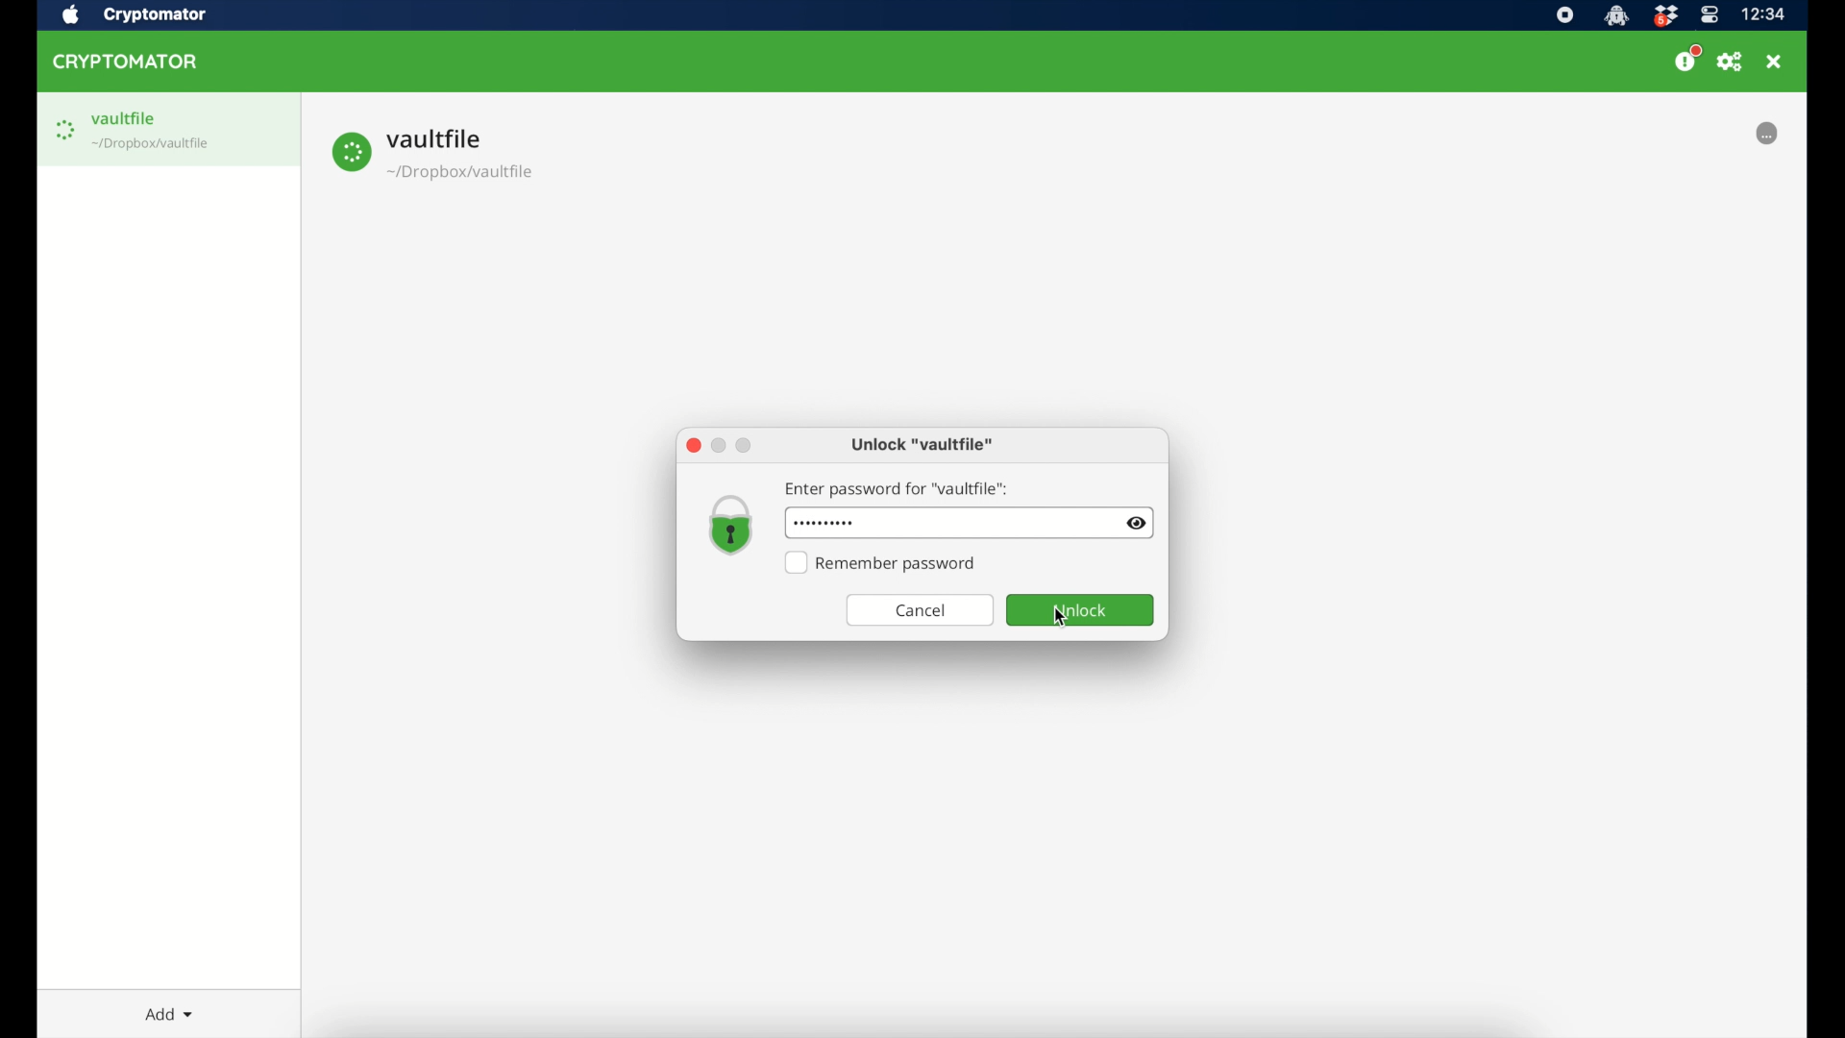 The image size is (1845, 1038). Describe the element at coordinates (125, 61) in the screenshot. I see `cryptomator` at that location.